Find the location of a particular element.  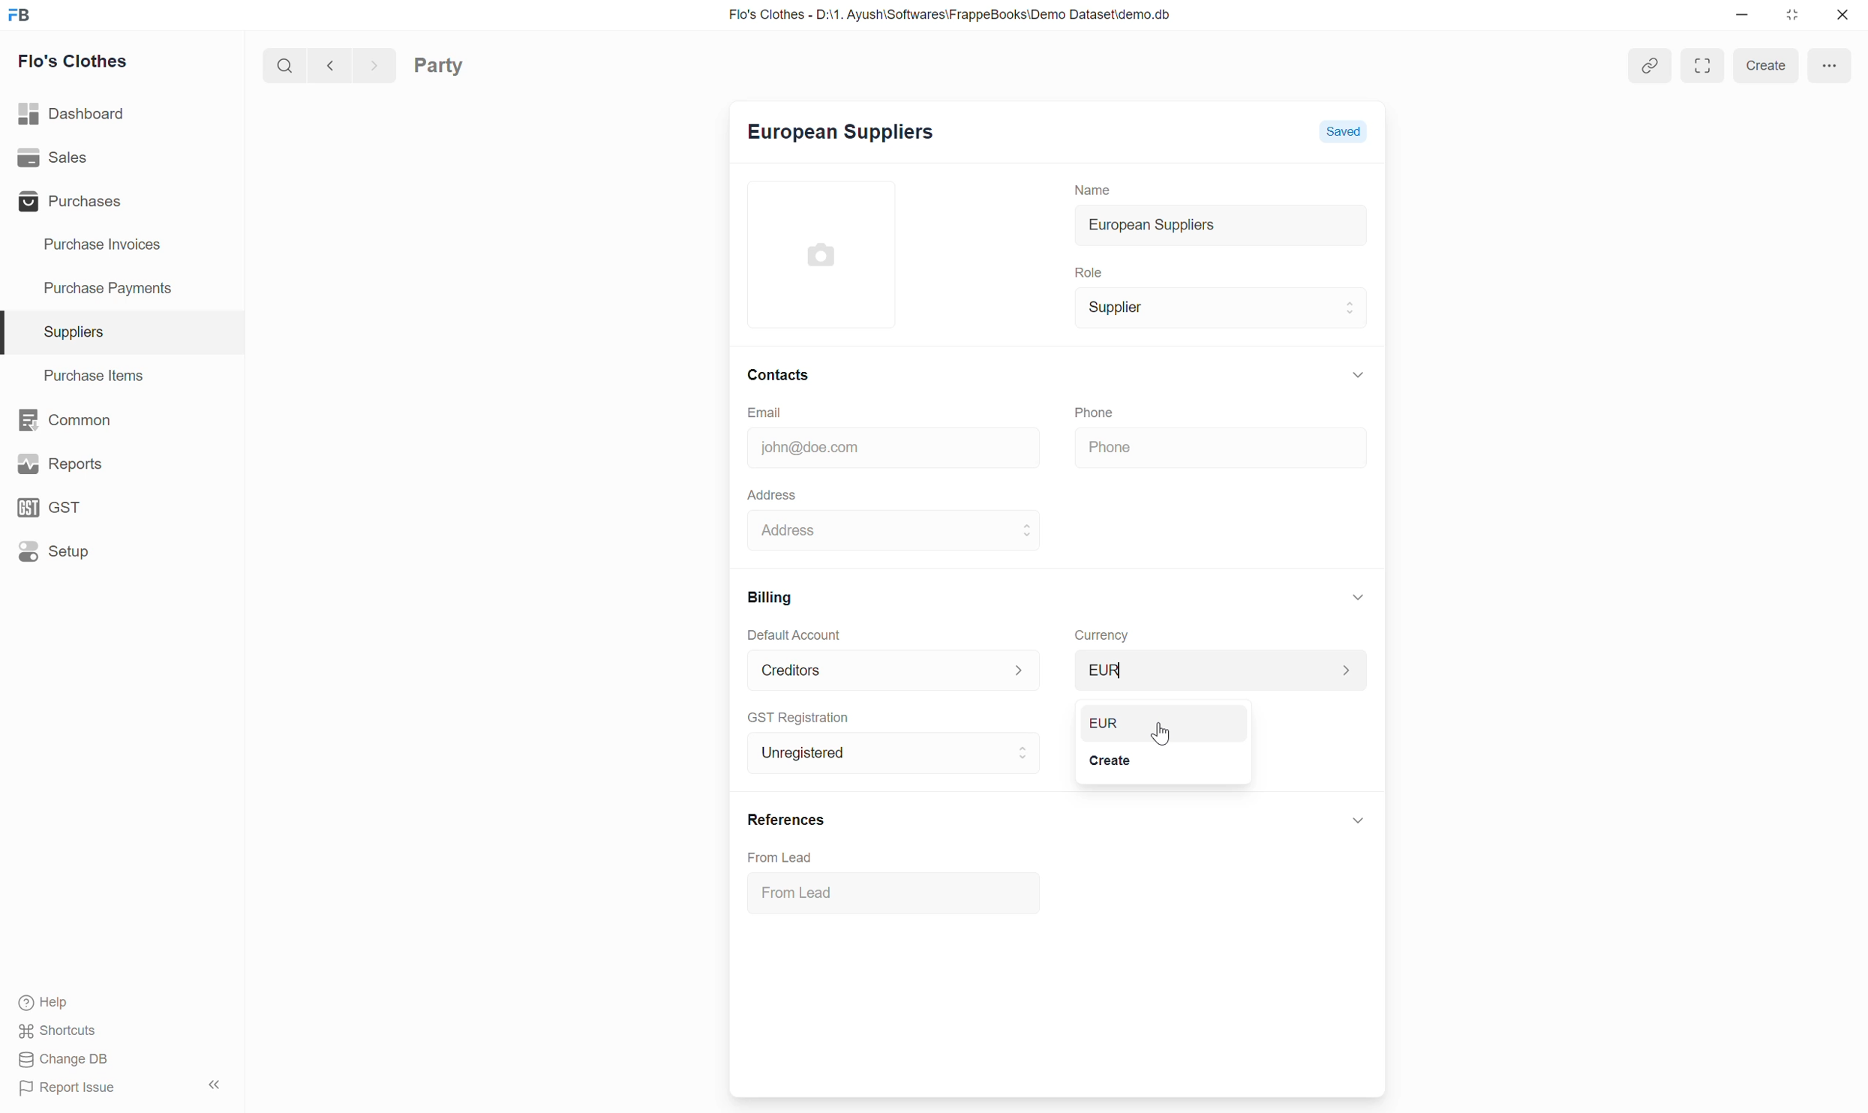

menu is located at coordinates (1830, 62).